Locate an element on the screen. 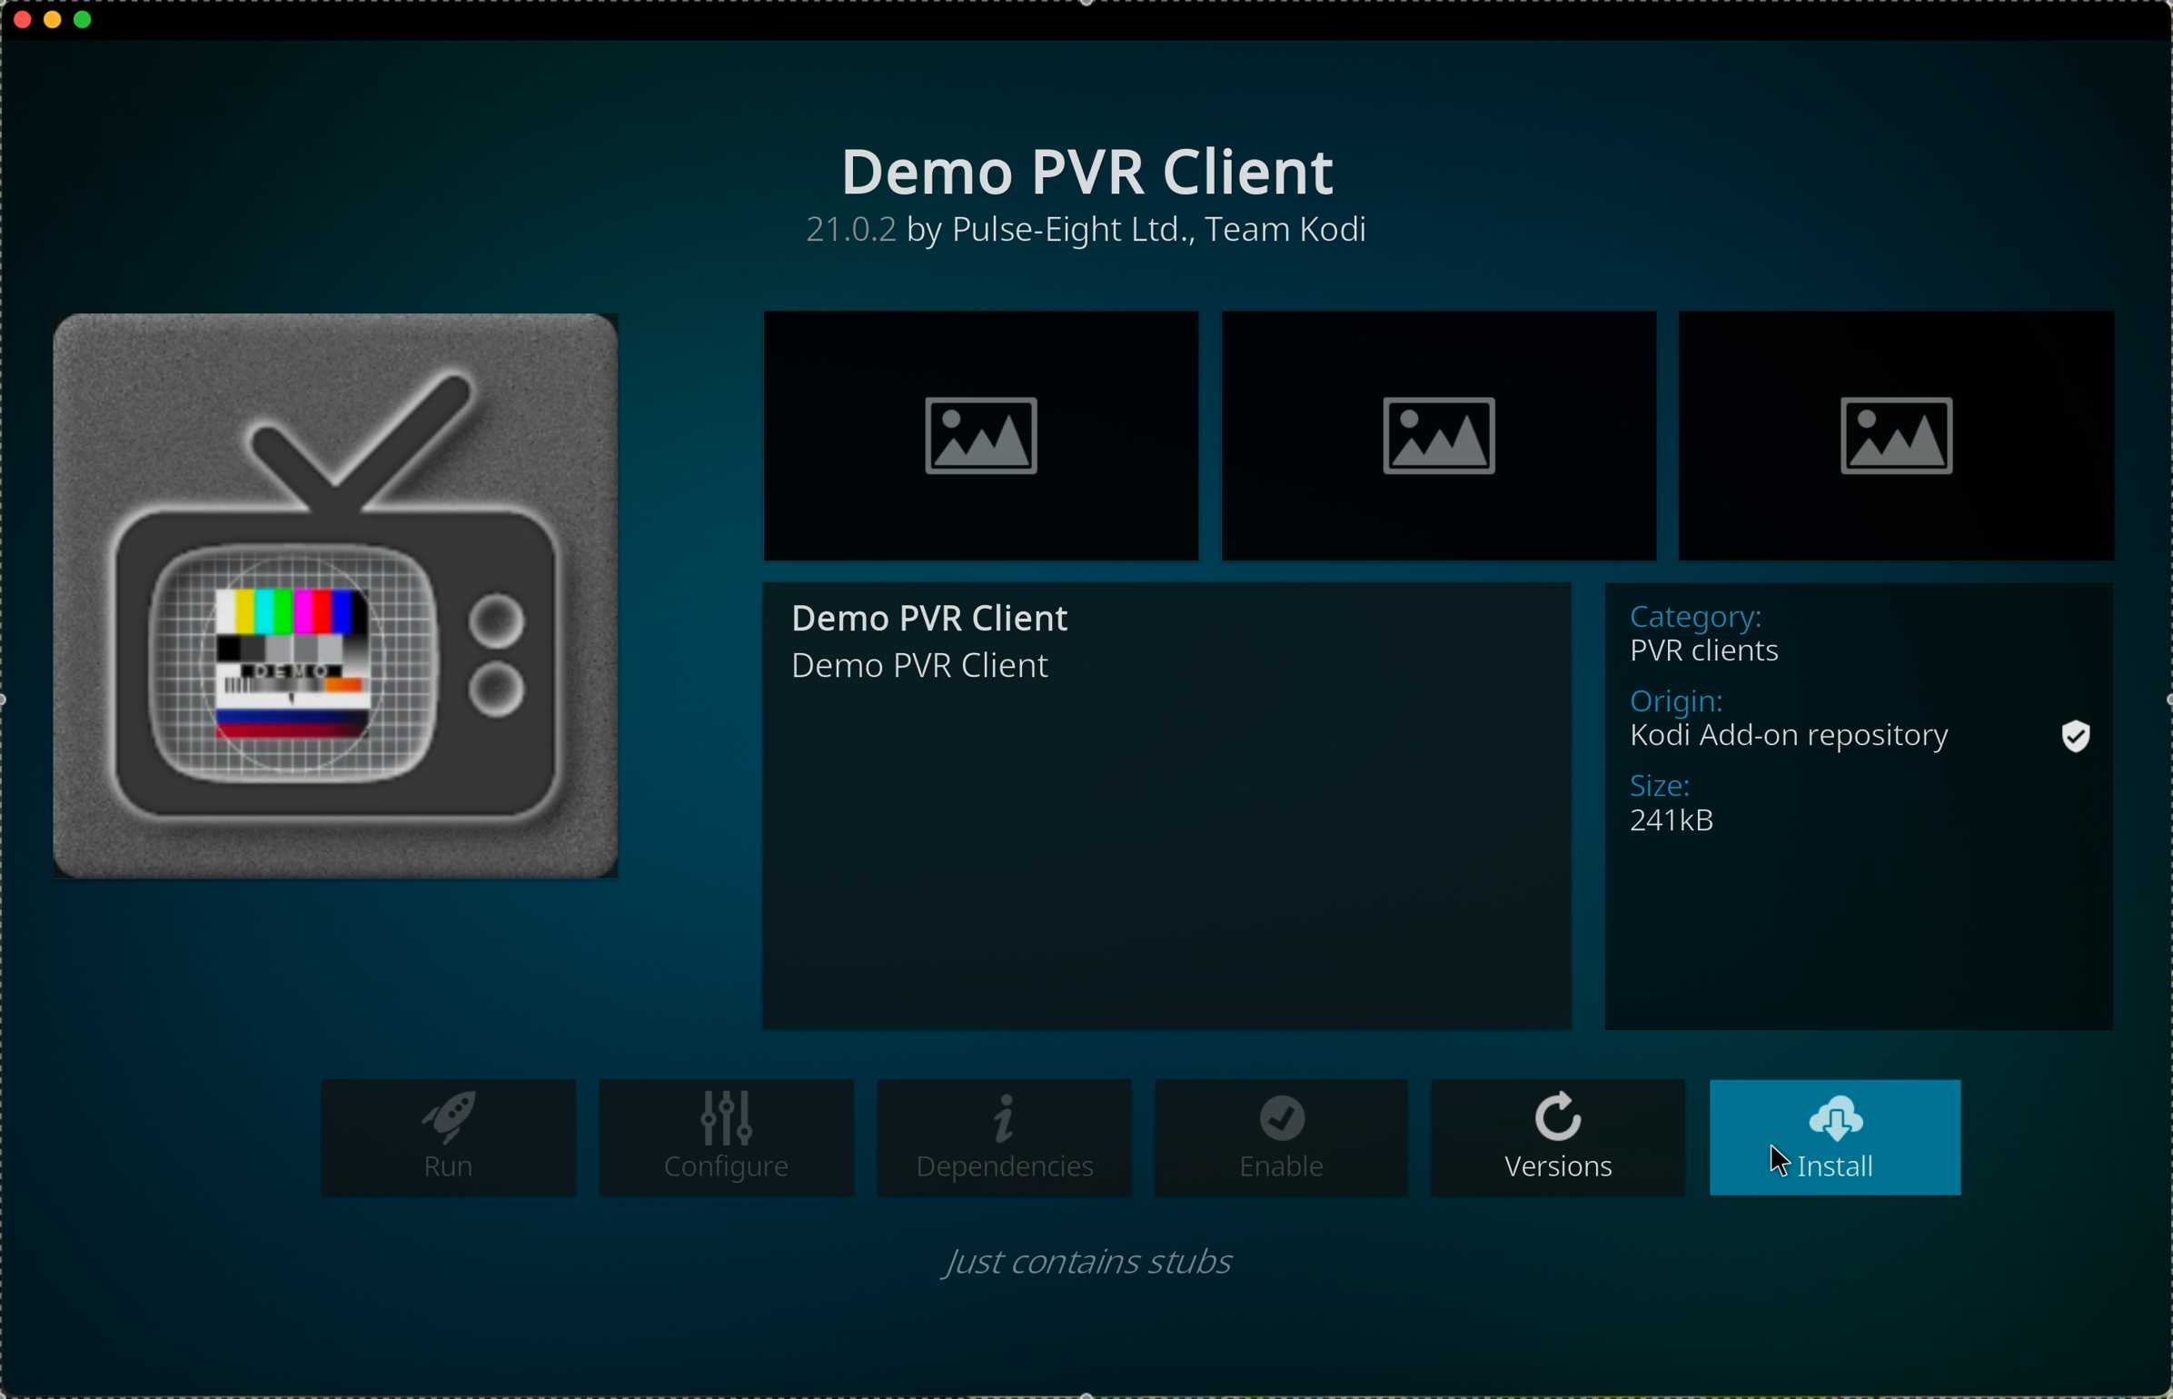 This screenshot has height=1399, width=2173. Demo PVR client window is located at coordinates (1171, 808).